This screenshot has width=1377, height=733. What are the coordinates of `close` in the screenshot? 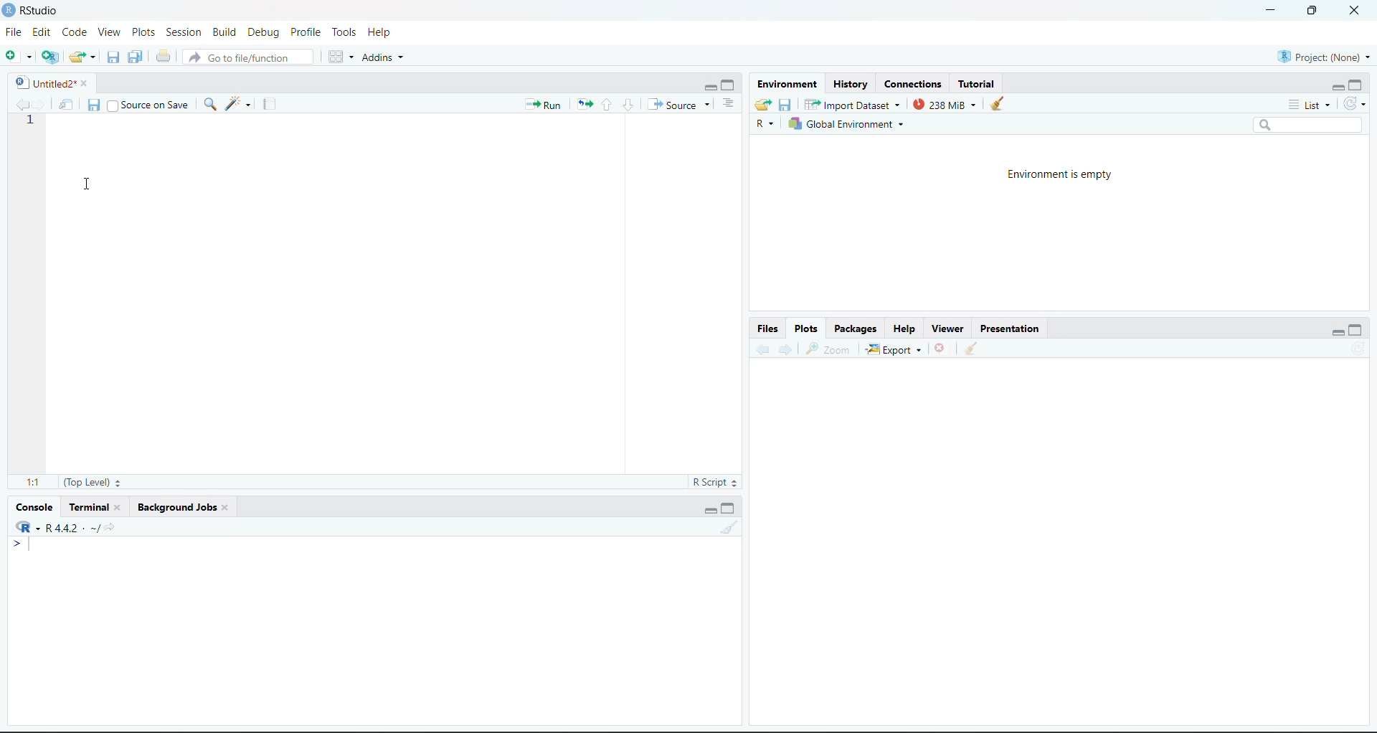 It's located at (89, 83).